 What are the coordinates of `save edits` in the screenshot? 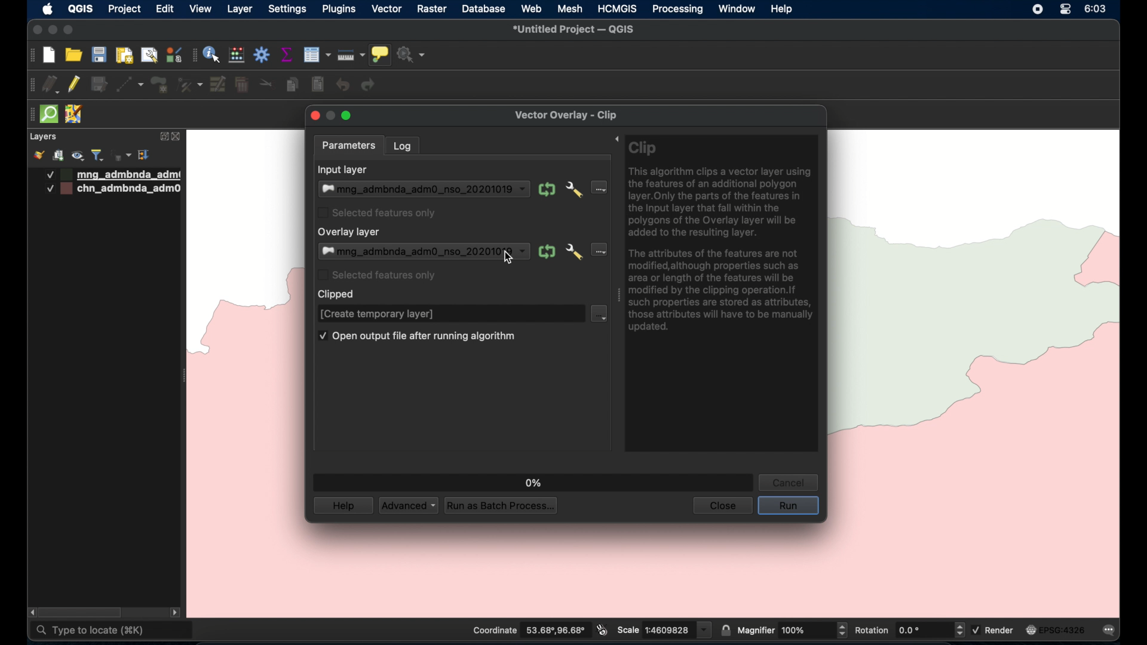 It's located at (100, 85).